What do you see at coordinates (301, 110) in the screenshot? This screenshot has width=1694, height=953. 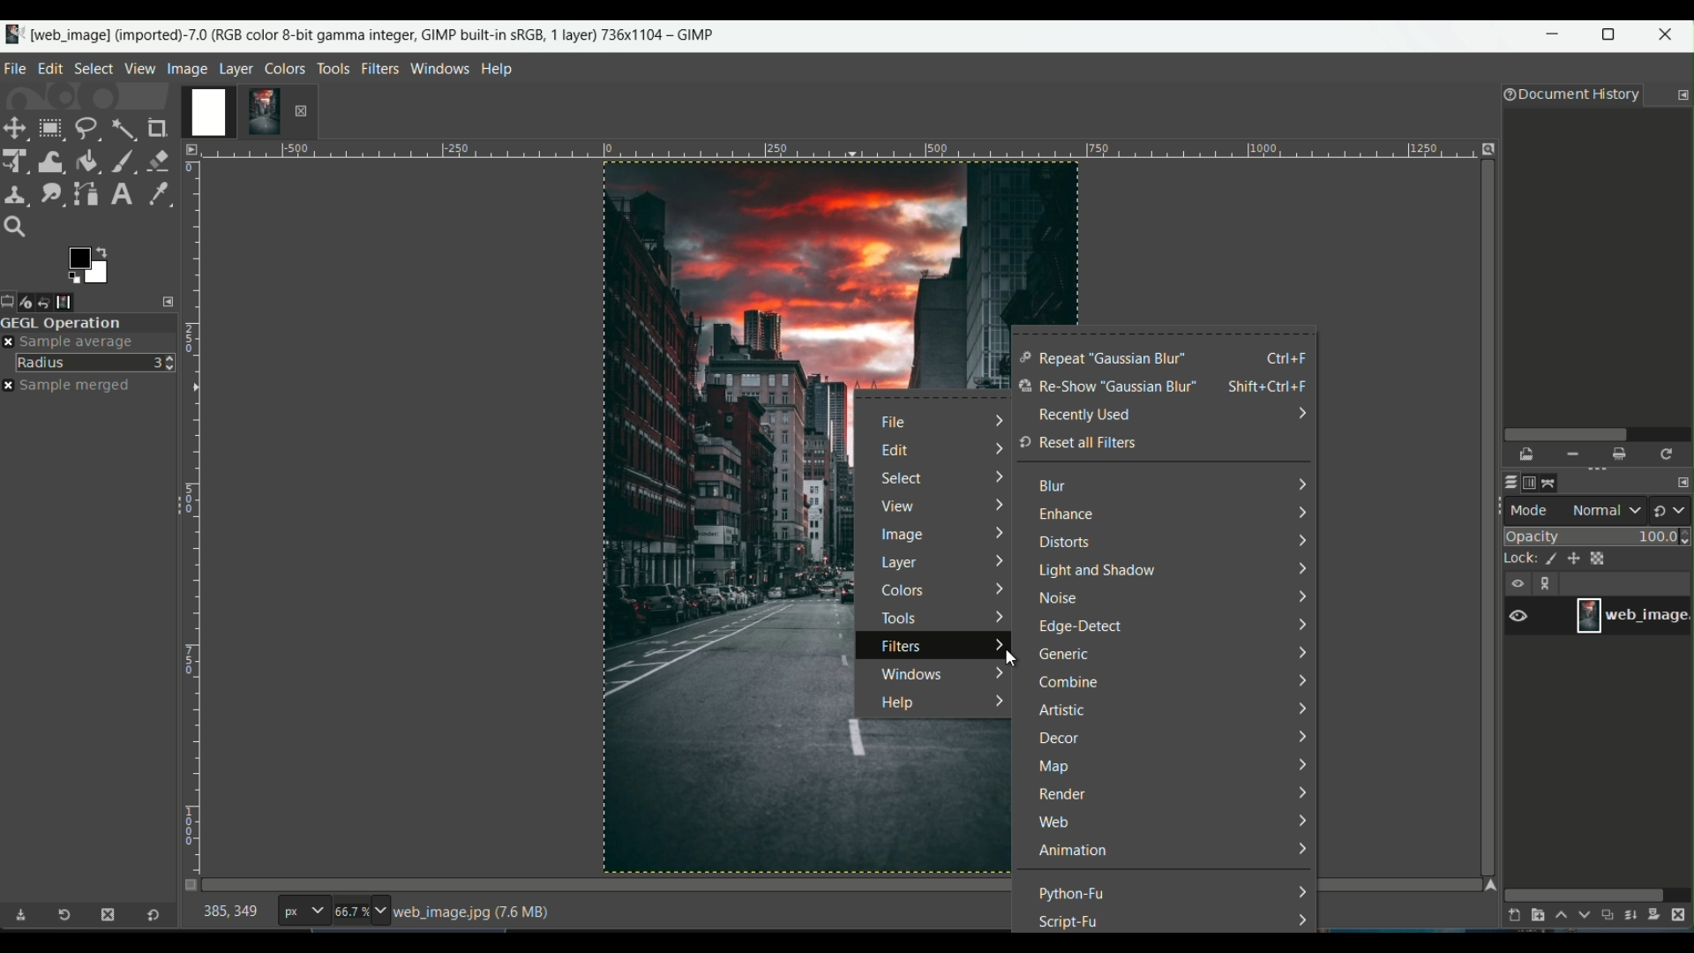 I see `remove image` at bounding box center [301, 110].